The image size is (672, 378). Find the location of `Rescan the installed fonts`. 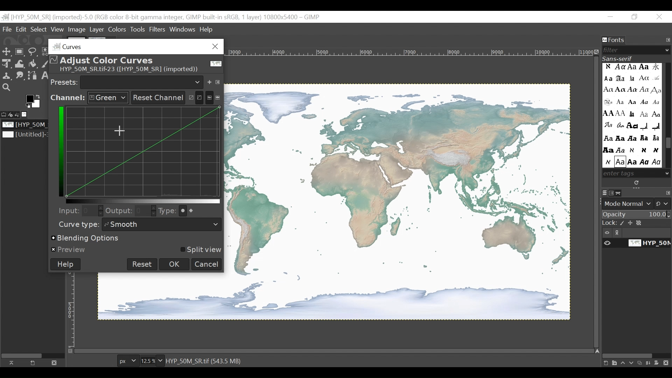

Rescan the installed fonts is located at coordinates (637, 183).